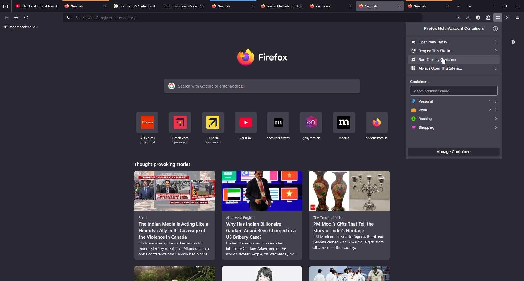  Describe the element at coordinates (454, 41) in the screenshot. I see `open new tab in` at that location.